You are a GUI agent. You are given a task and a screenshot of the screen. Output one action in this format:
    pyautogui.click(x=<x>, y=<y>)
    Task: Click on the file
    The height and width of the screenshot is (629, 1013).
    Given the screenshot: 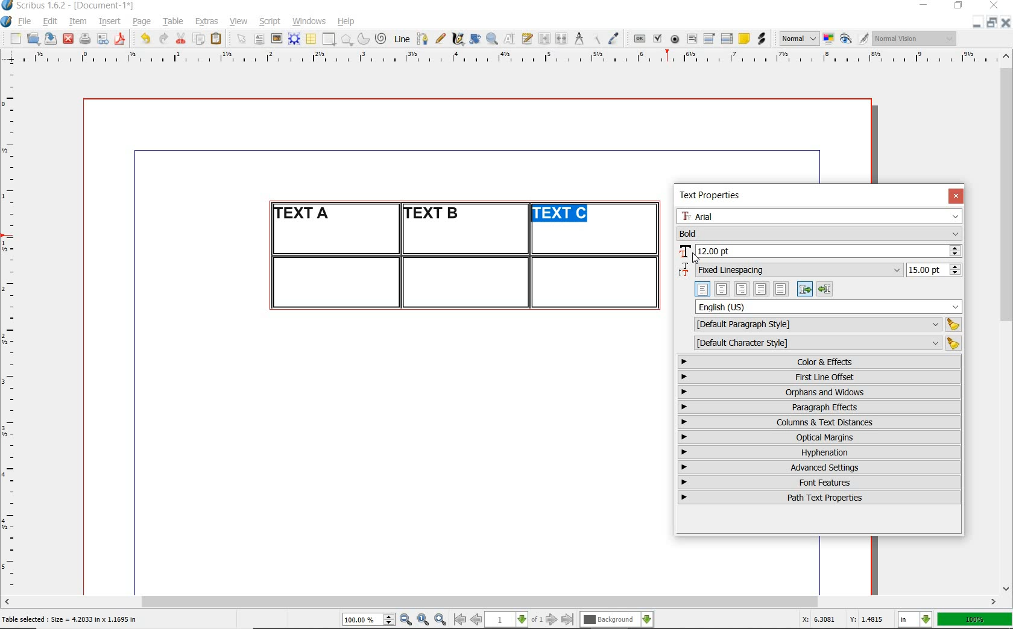 What is the action you would take?
    pyautogui.click(x=26, y=22)
    